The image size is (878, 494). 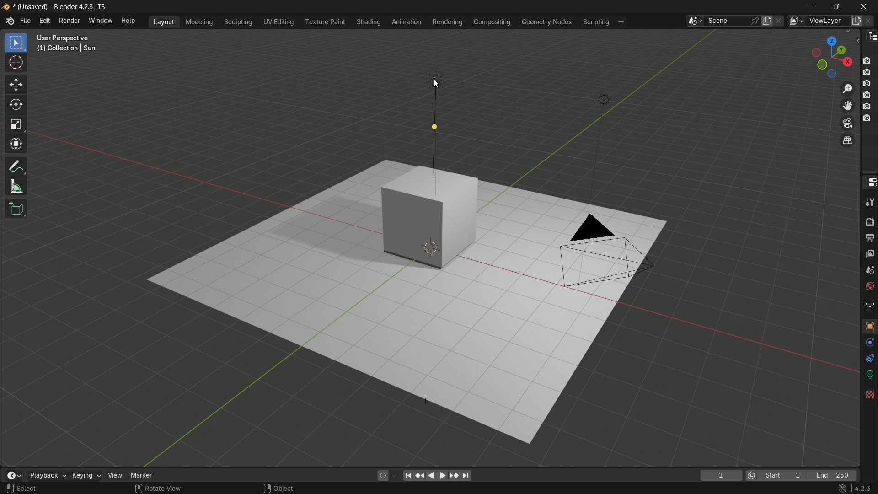 I want to click on User Perspective, so click(x=66, y=38).